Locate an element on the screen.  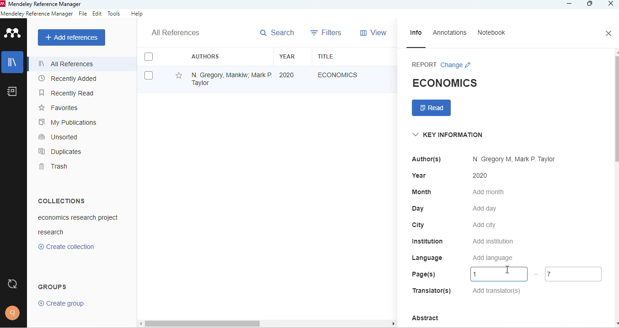
translator(s) is located at coordinates (432, 290).